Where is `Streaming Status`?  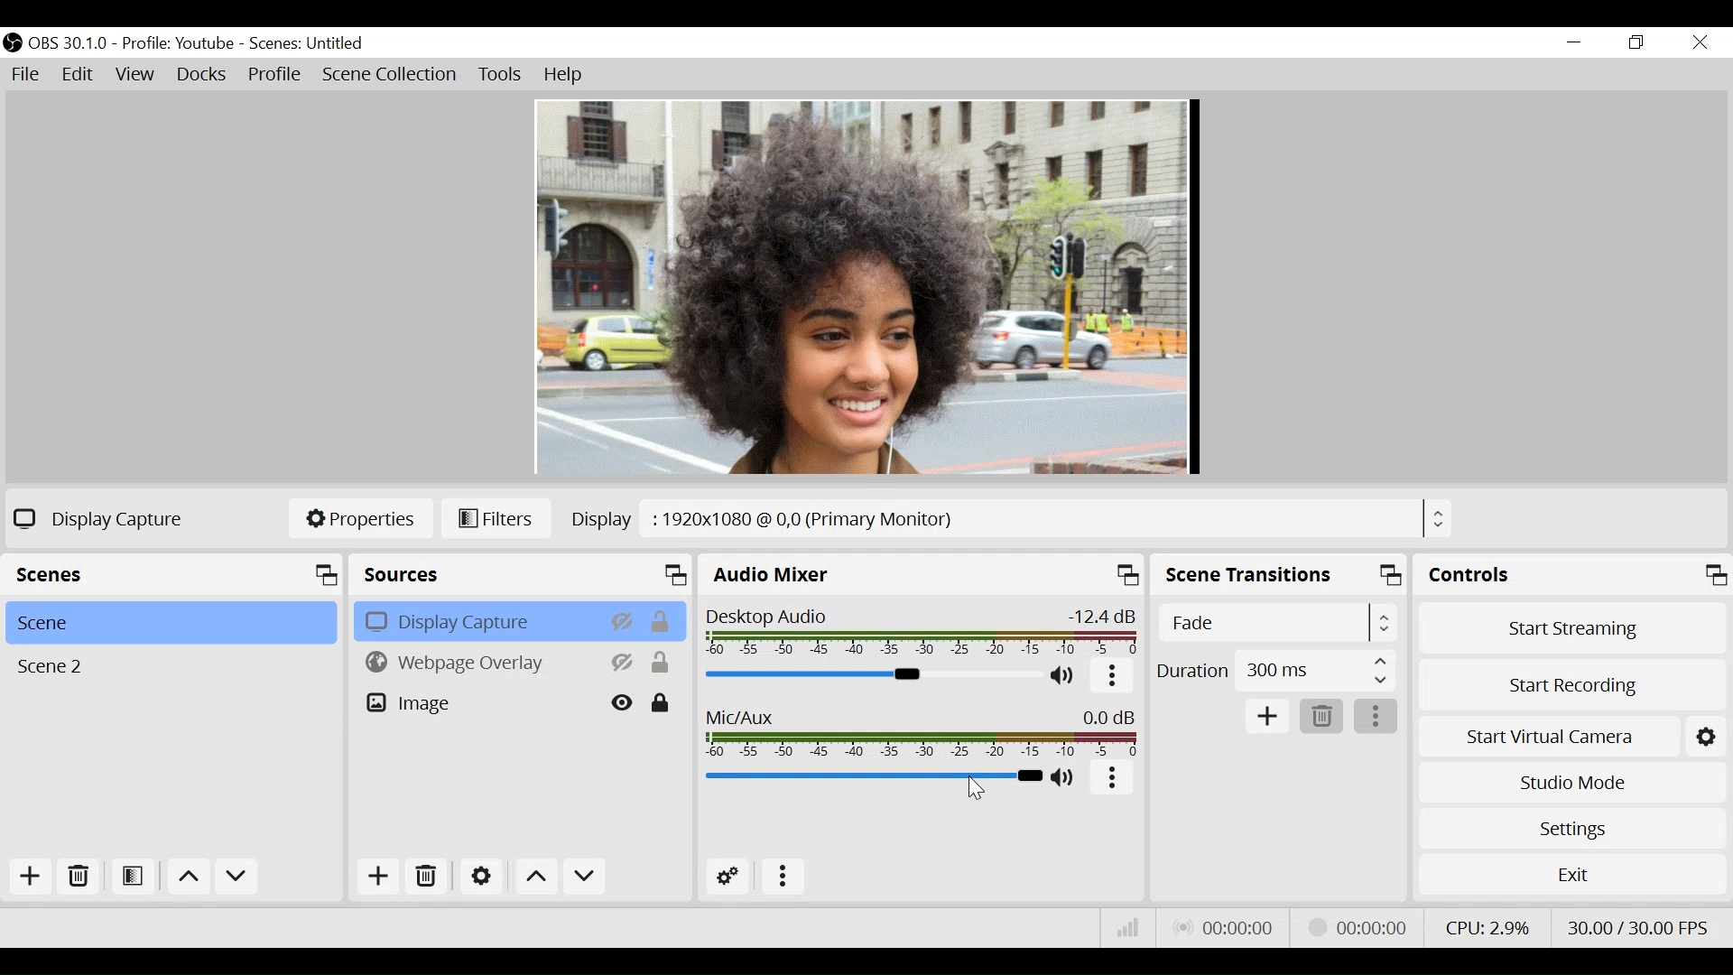 Streaming Status is located at coordinates (1358, 927).